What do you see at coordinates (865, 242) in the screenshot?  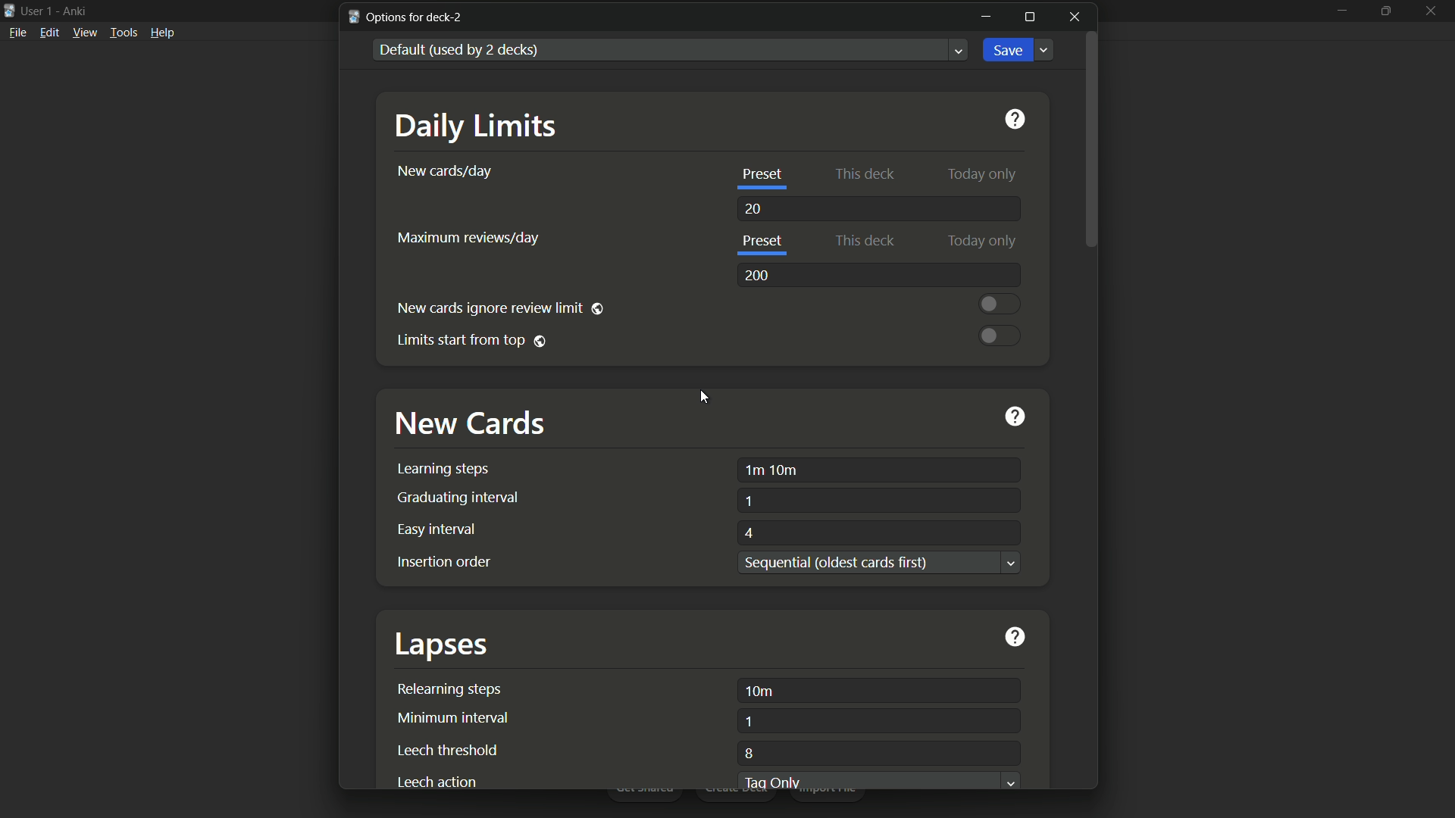 I see `this deck` at bounding box center [865, 242].